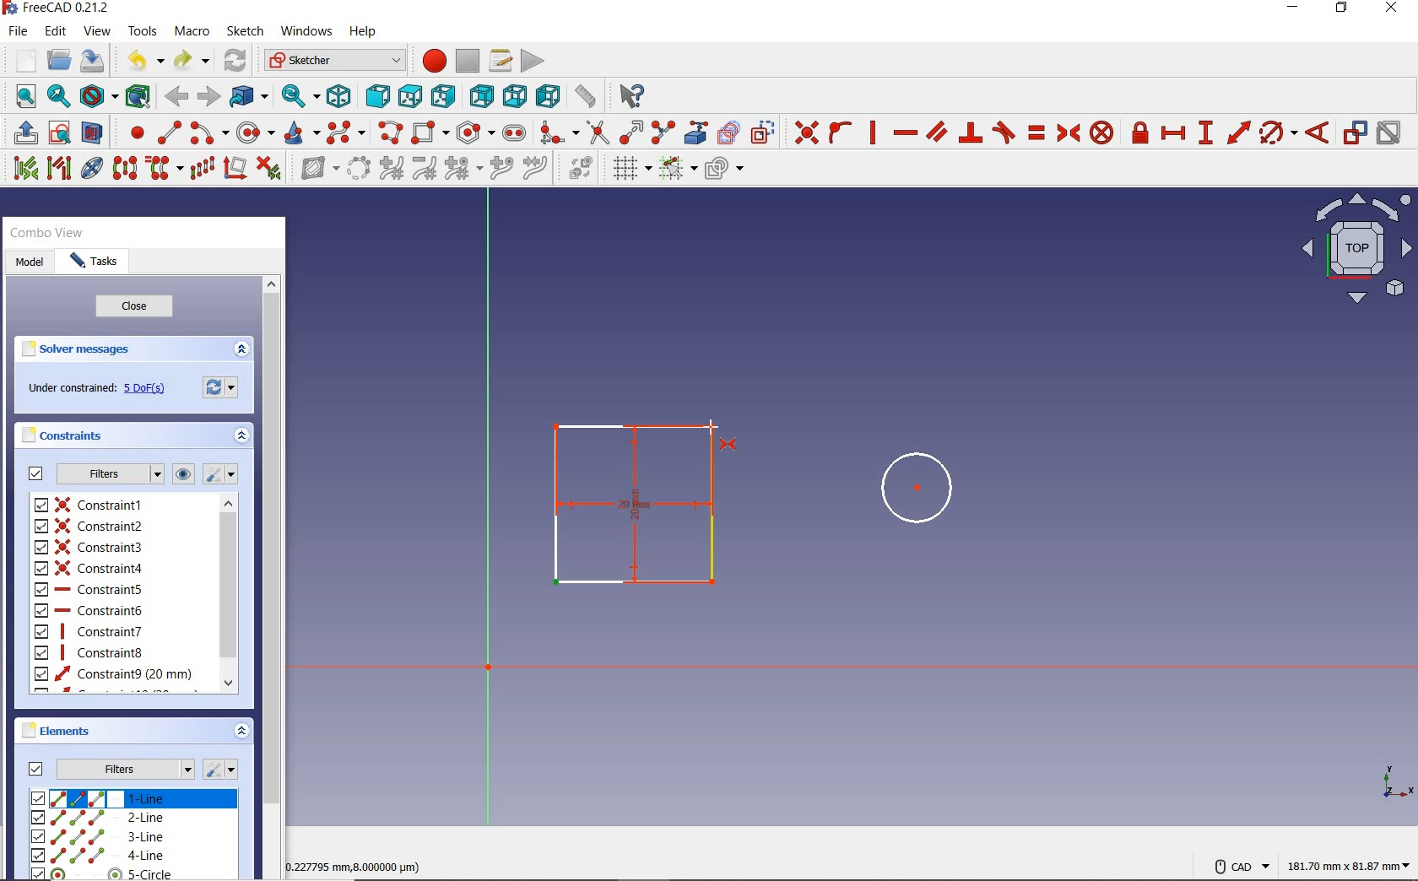 The image size is (1418, 881). I want to click on constraint symmetrical tool, so click(732, 446).